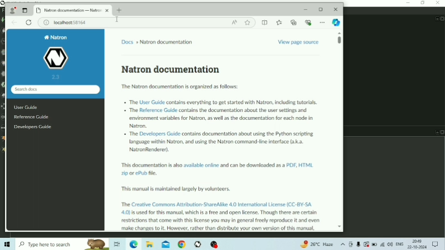 The height and width of the screenshot is (250, 445). What do you see at coordinates (382, 244) in the screenshot?
I see `Internet` at bounding box center [382, 244].